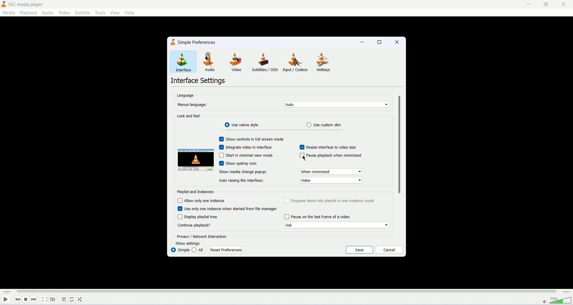 This screenshot has height=305, width=573. What do you see at coordinates (194, 226) in the screenshot?
I see `text` at bounding box center [194, 226].